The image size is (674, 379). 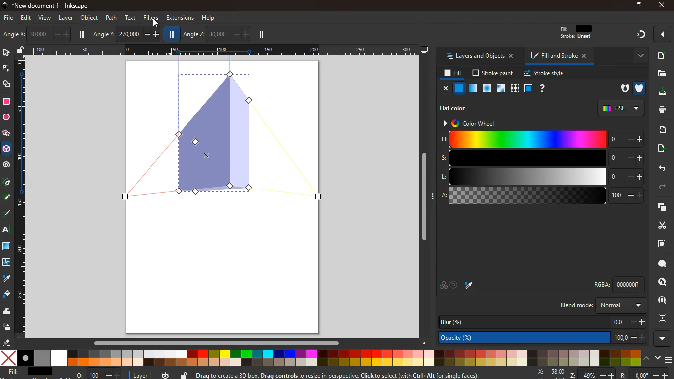 What do you see at coordinates (657, 244) in the screenshot?
I see `paper` at bounding box center [657, 244].